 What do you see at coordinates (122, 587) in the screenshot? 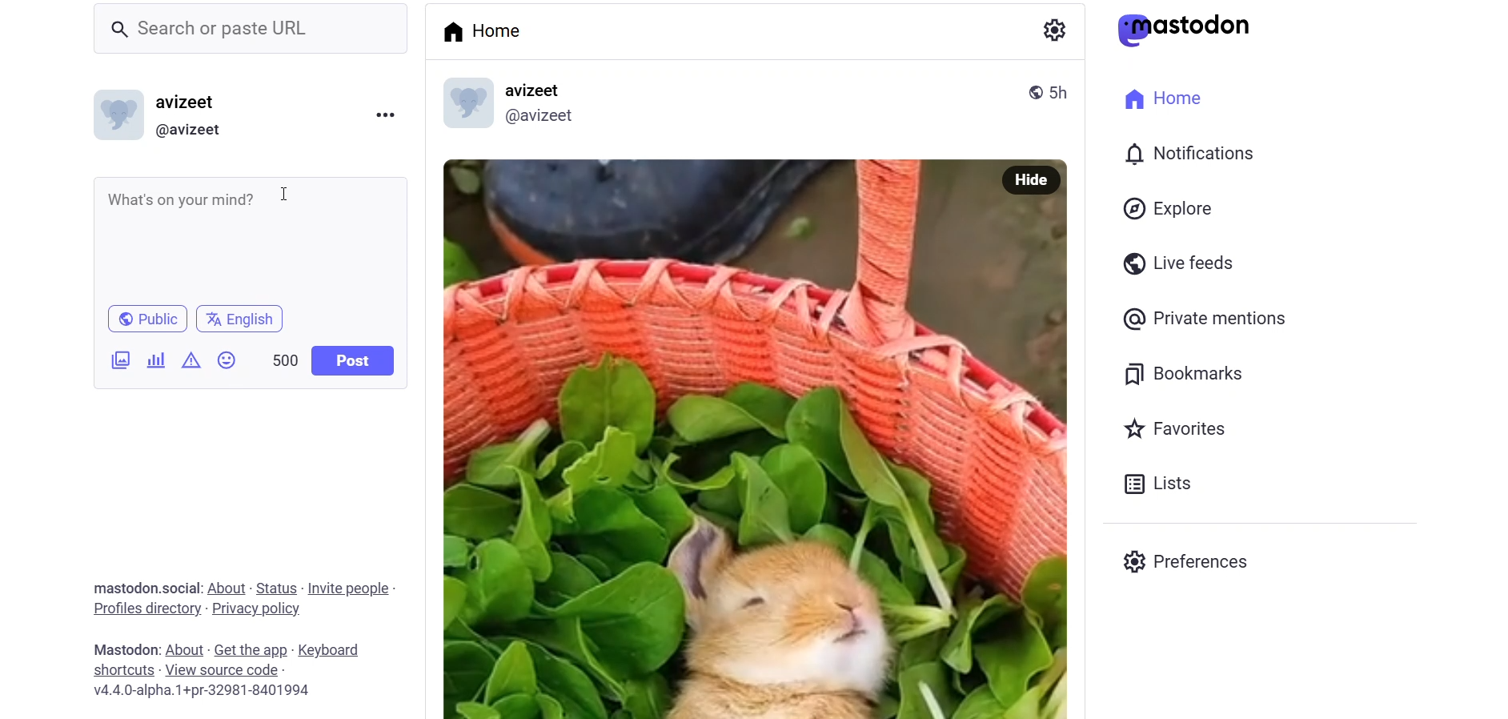
I see `text` at bounding box center [122, 587].